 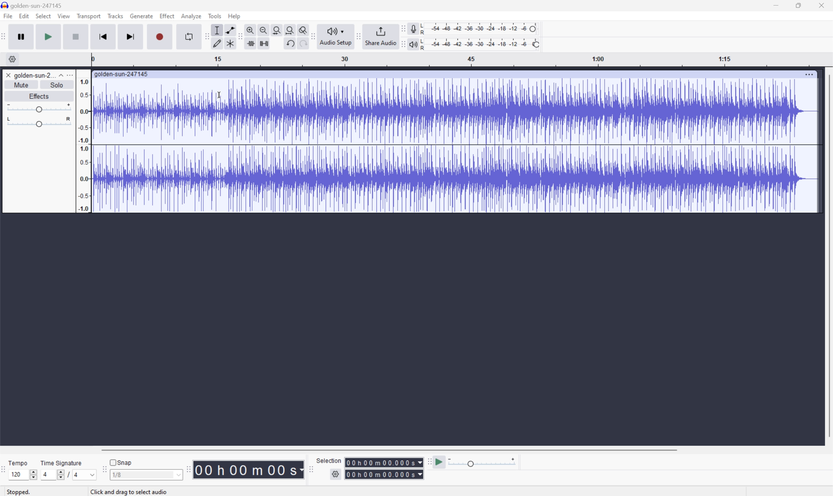 I want to click on Help, so click(x=235, y=16).